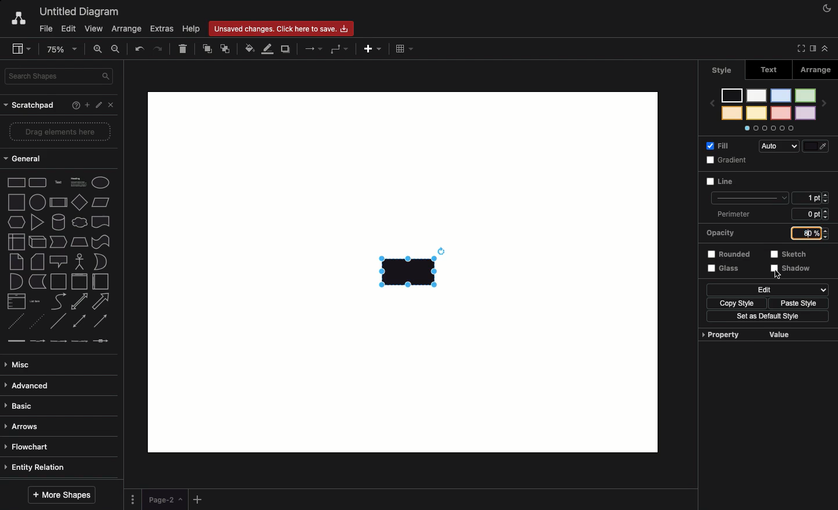 The width and height of the screenshot is (838, 510). What do you see at coordinates (61, 49) in the screenshot?
I see `Zoom` at bounding box center [61, 49].